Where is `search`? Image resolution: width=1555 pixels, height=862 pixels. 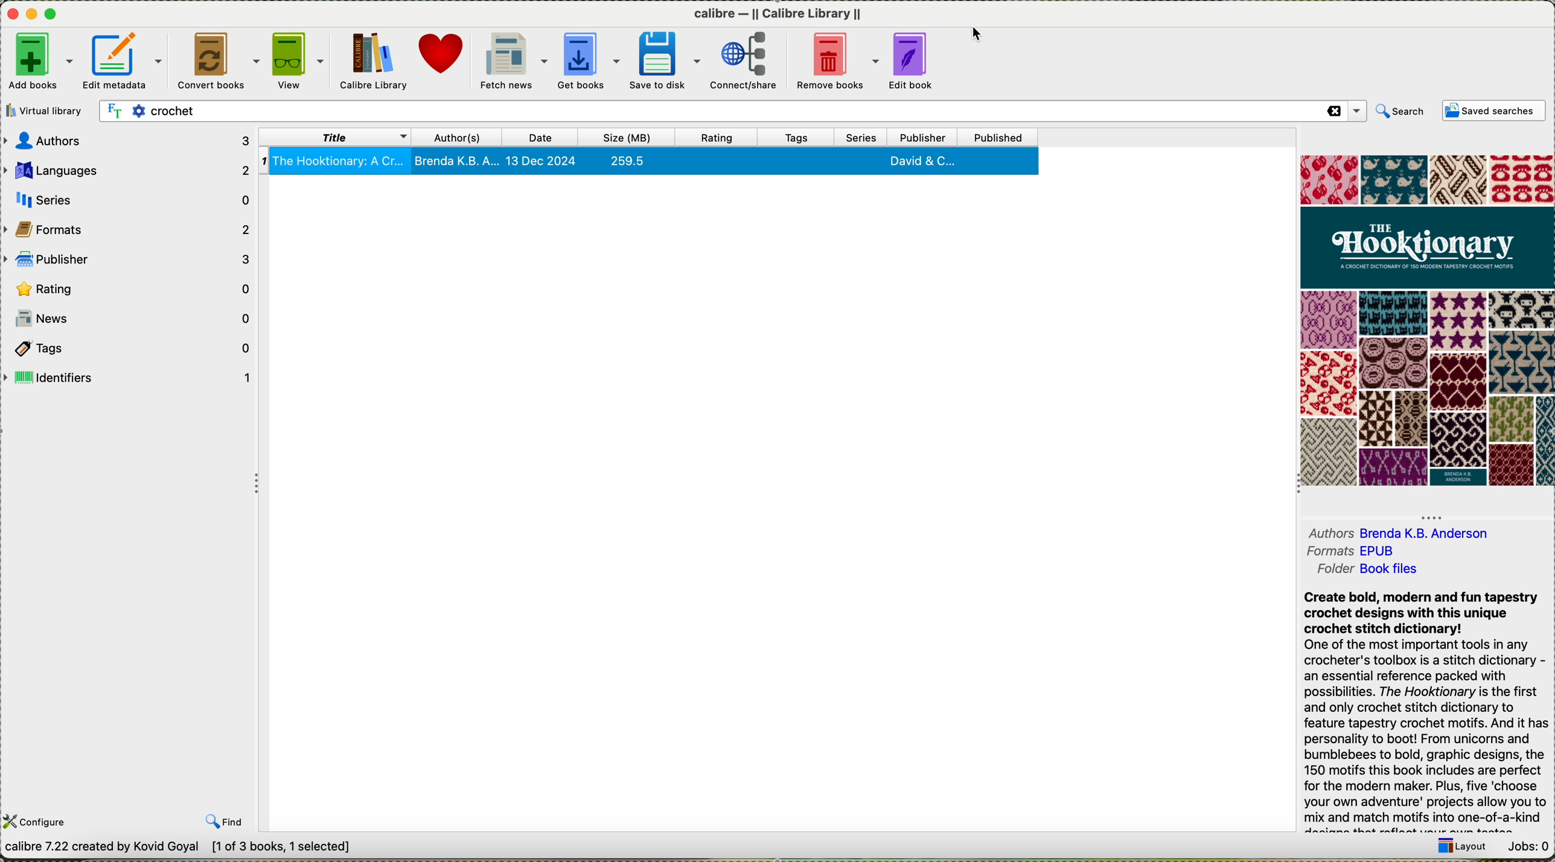 search is located at coordinates (1400, 112).